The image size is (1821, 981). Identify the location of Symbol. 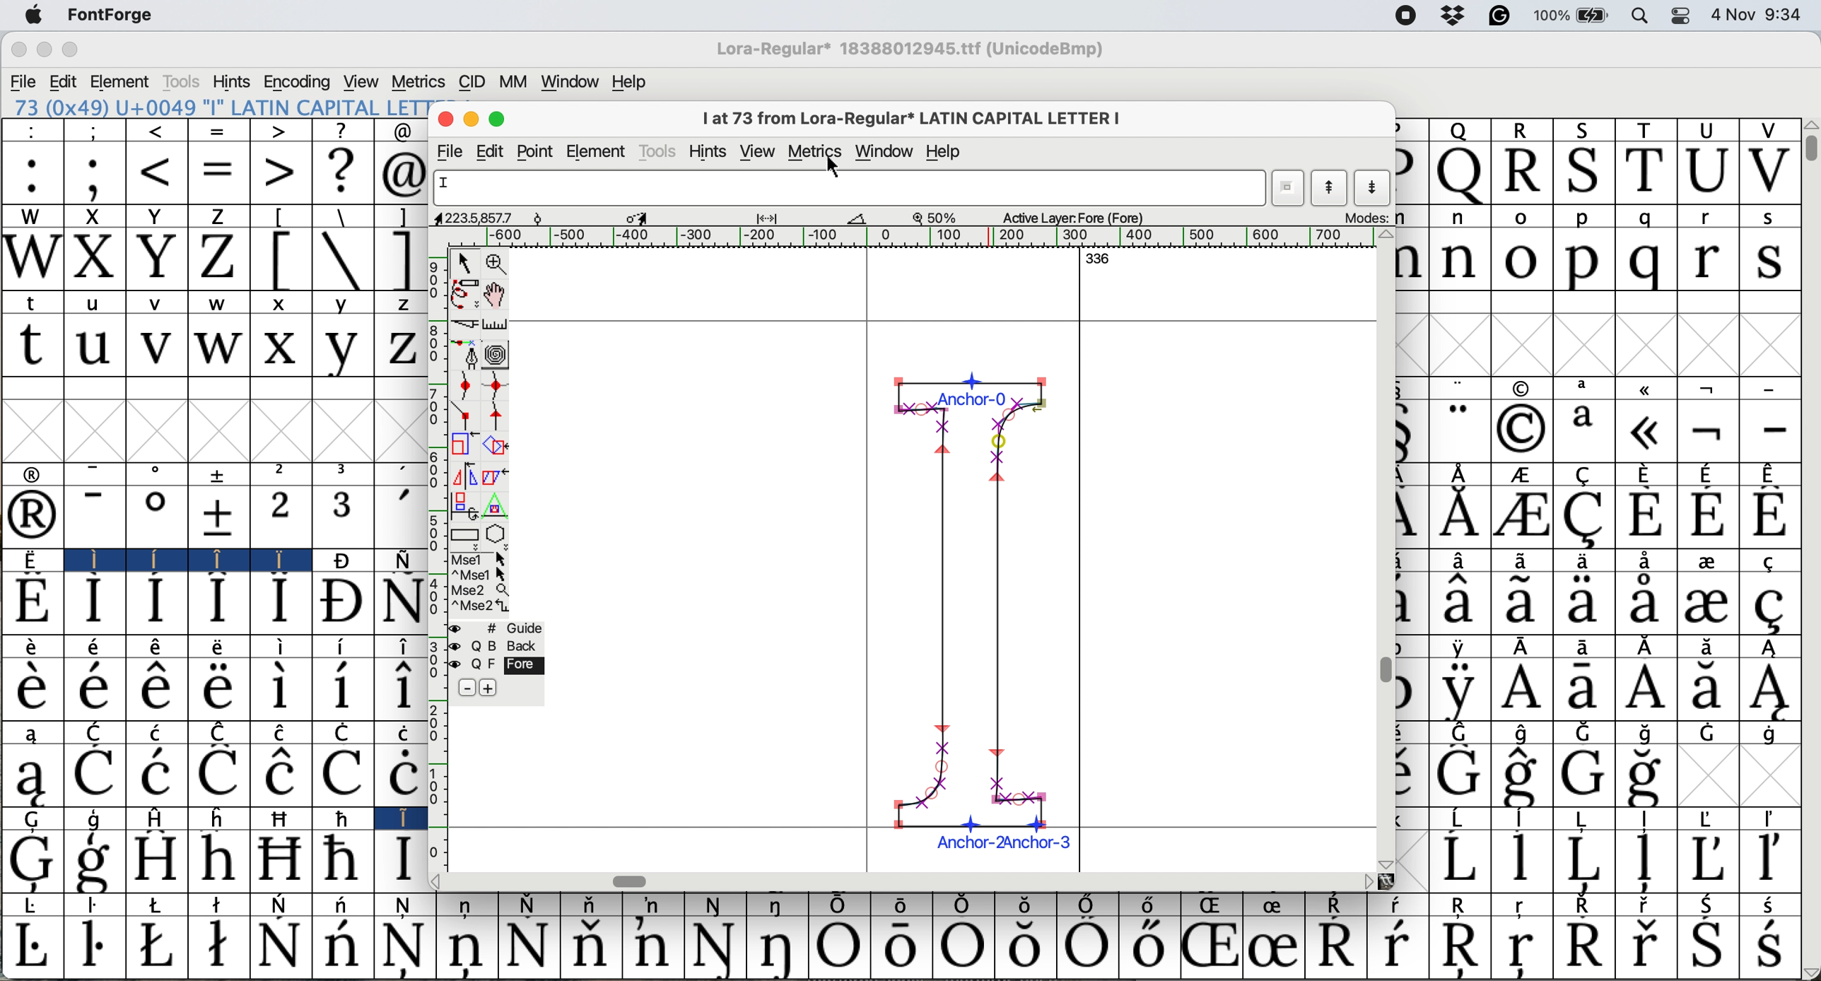
(1462, 947).